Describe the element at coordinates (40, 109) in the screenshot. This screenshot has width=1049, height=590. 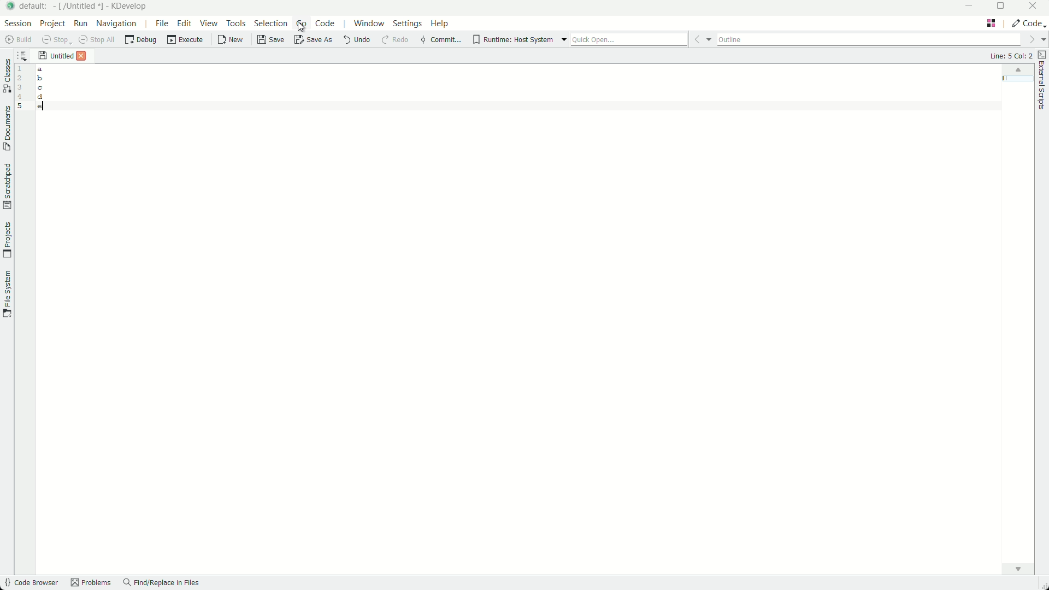
I see `e` at that location.